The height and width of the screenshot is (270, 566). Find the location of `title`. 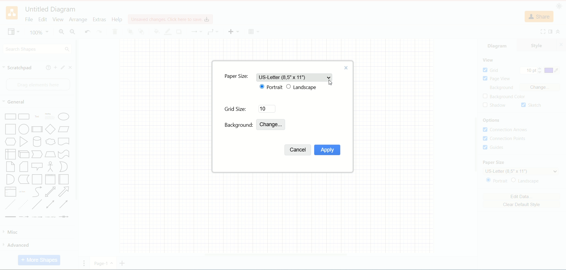

title is located at coordinates (50, 9).